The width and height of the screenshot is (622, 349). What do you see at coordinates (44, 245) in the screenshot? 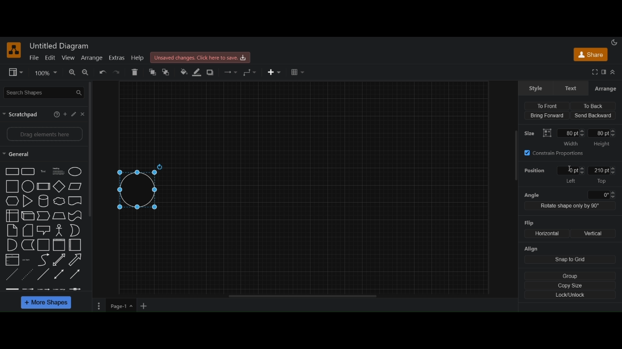
I see `Square` at bounding box center [44, 245].